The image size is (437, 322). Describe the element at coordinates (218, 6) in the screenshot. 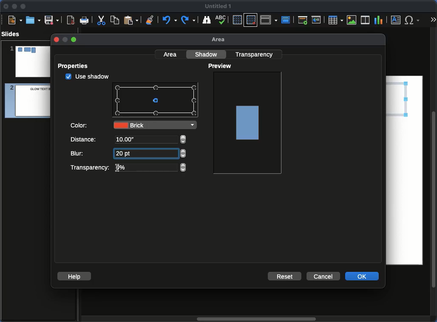

I see `Name` at that location.